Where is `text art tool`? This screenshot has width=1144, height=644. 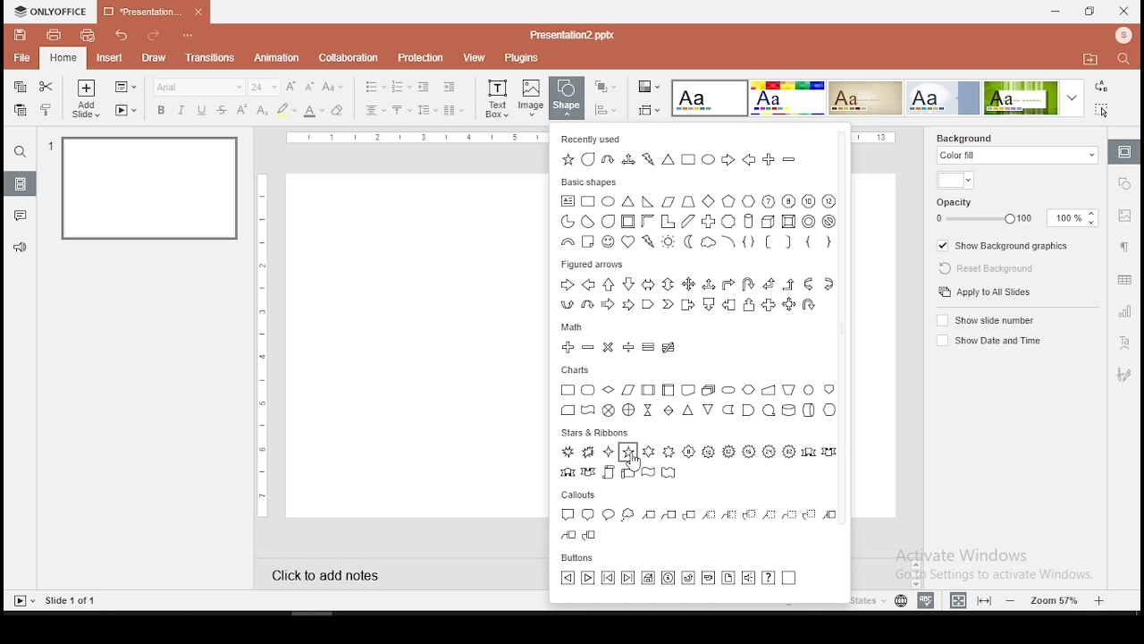
text art tool is located at coordinates (1123, 344).